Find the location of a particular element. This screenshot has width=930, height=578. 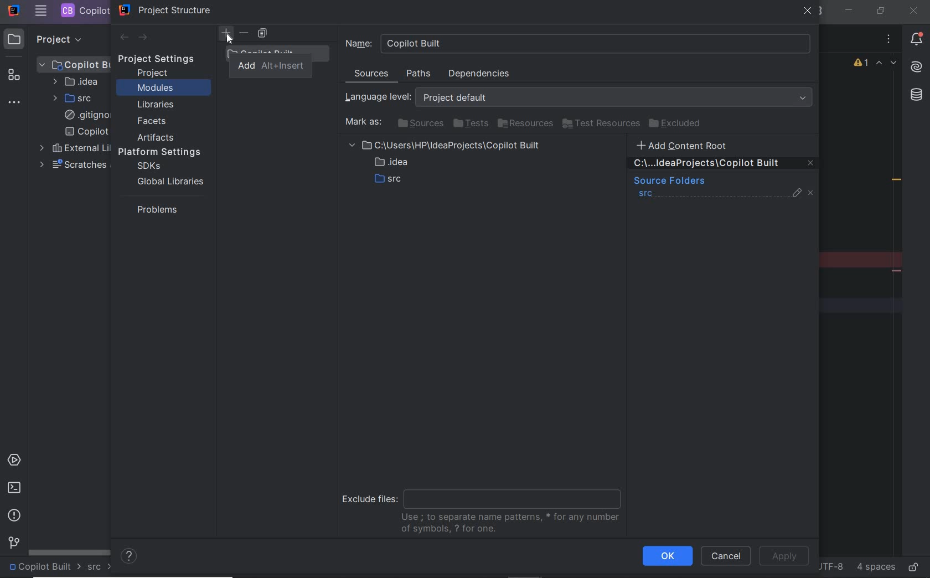

version control is located at coordinates (12, 544).